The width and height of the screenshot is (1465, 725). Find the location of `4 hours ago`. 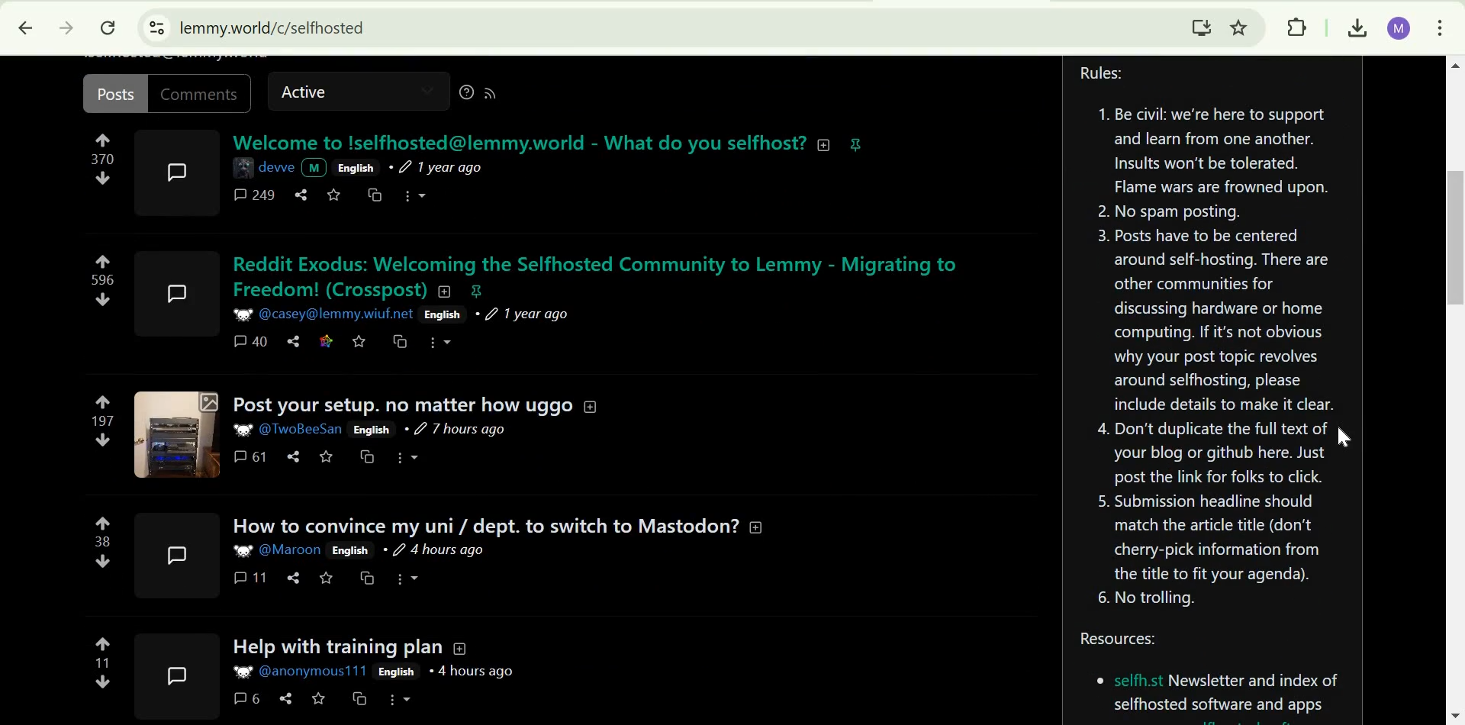

4 hours ago is located at coordinates (473, 672).